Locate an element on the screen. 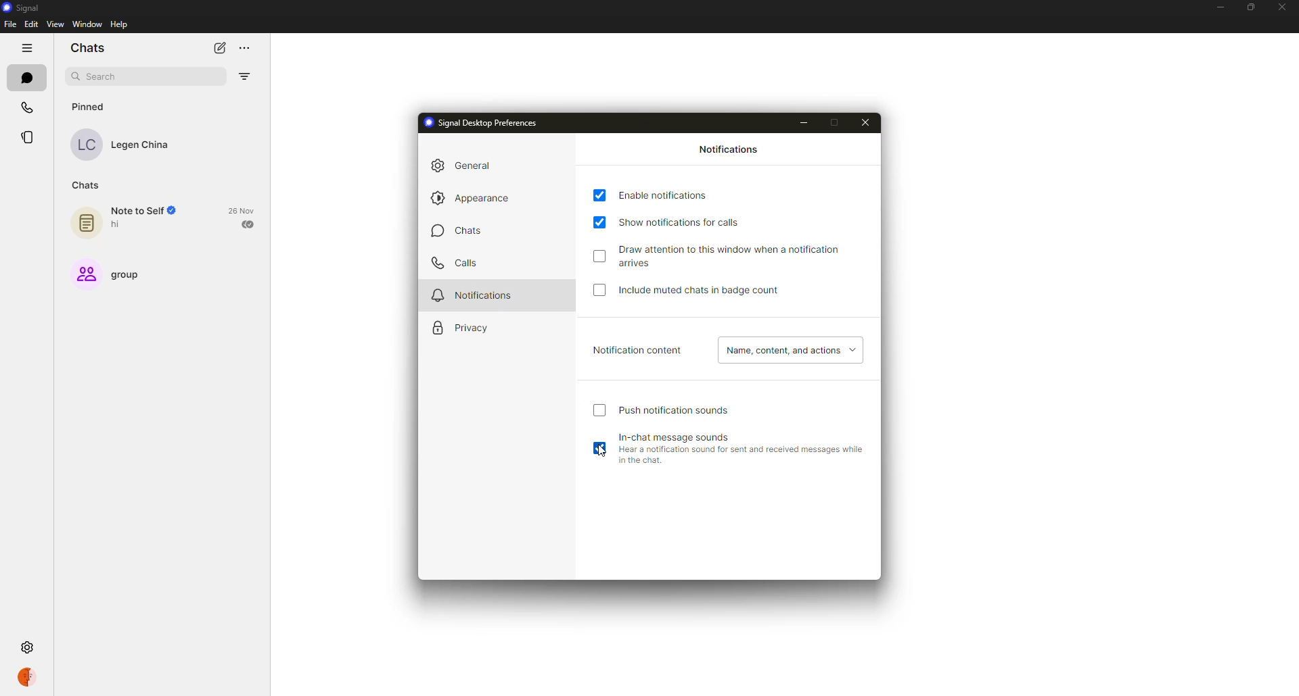 This screenshot has width=1299, height=696. calls is located at coordinates (457, 261).